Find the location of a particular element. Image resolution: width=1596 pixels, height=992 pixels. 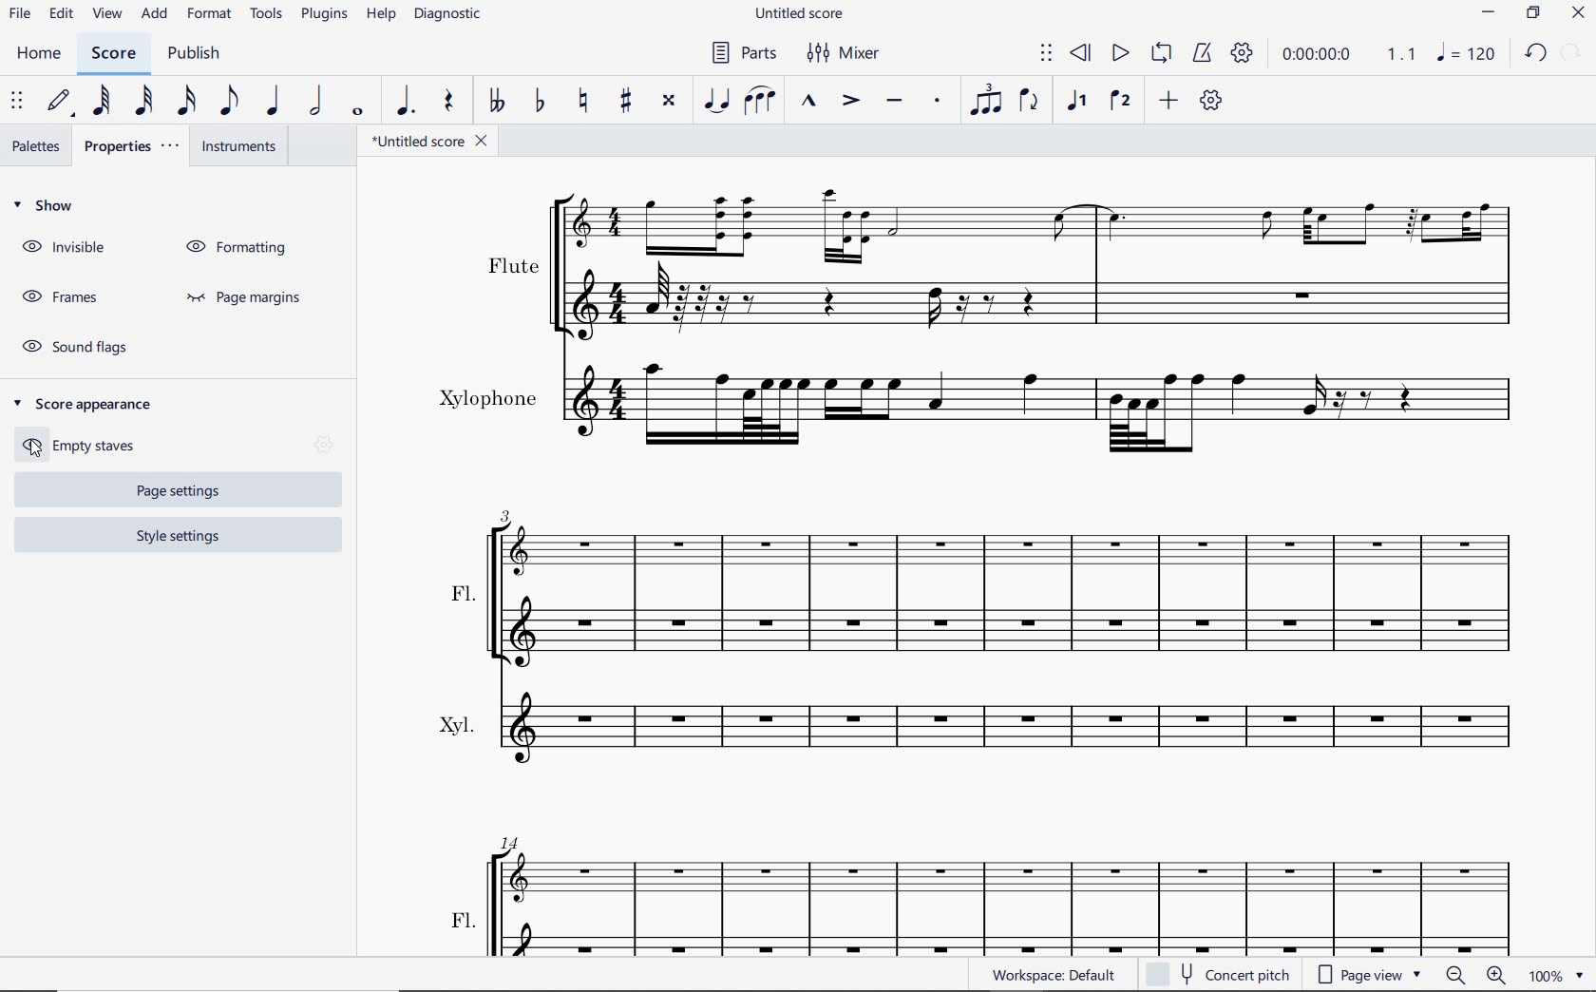

PAGE MARGINS is located at coordinates (254, 296).